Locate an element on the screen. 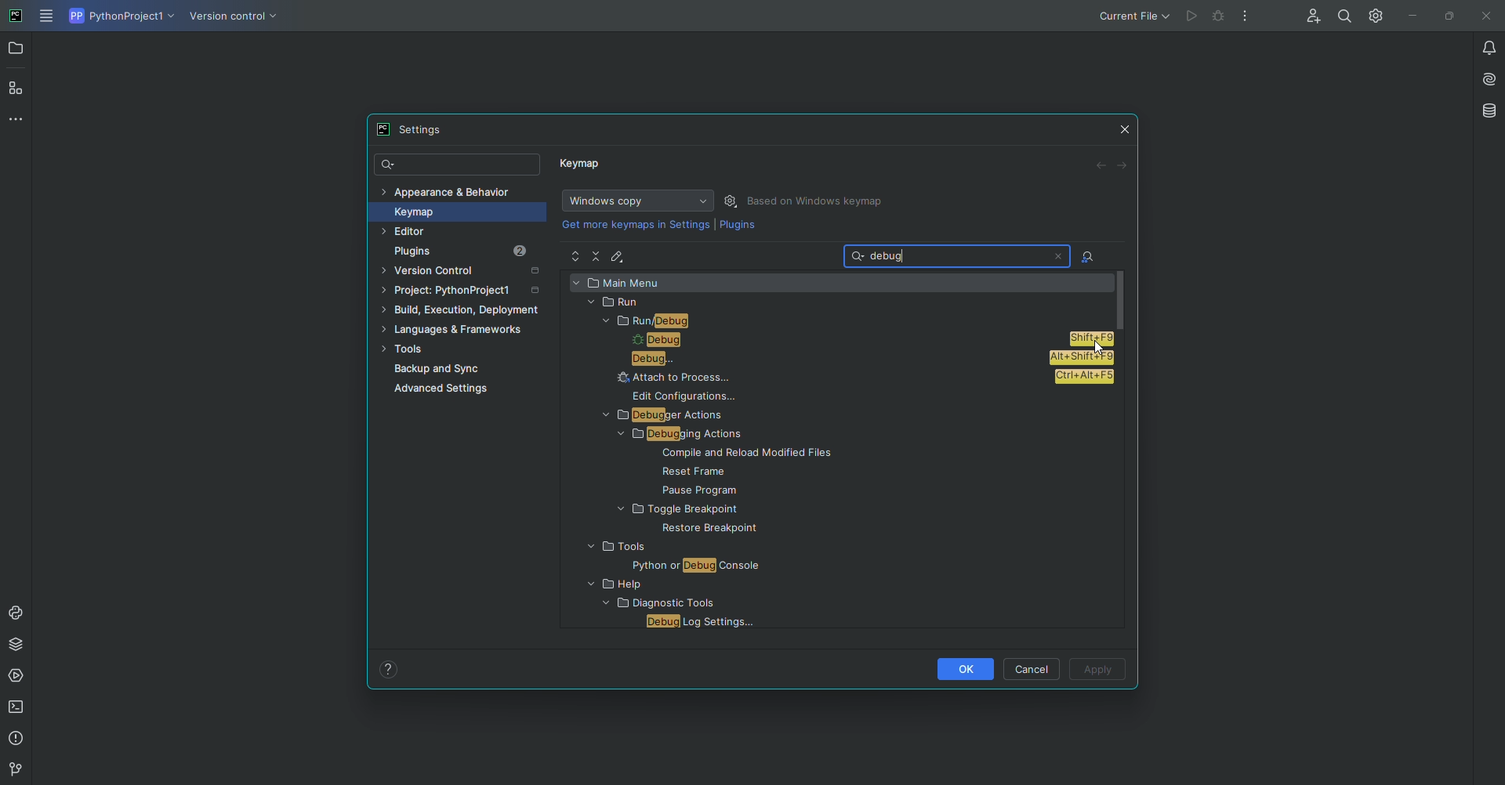  Expand is located at coordinates (575, 257).